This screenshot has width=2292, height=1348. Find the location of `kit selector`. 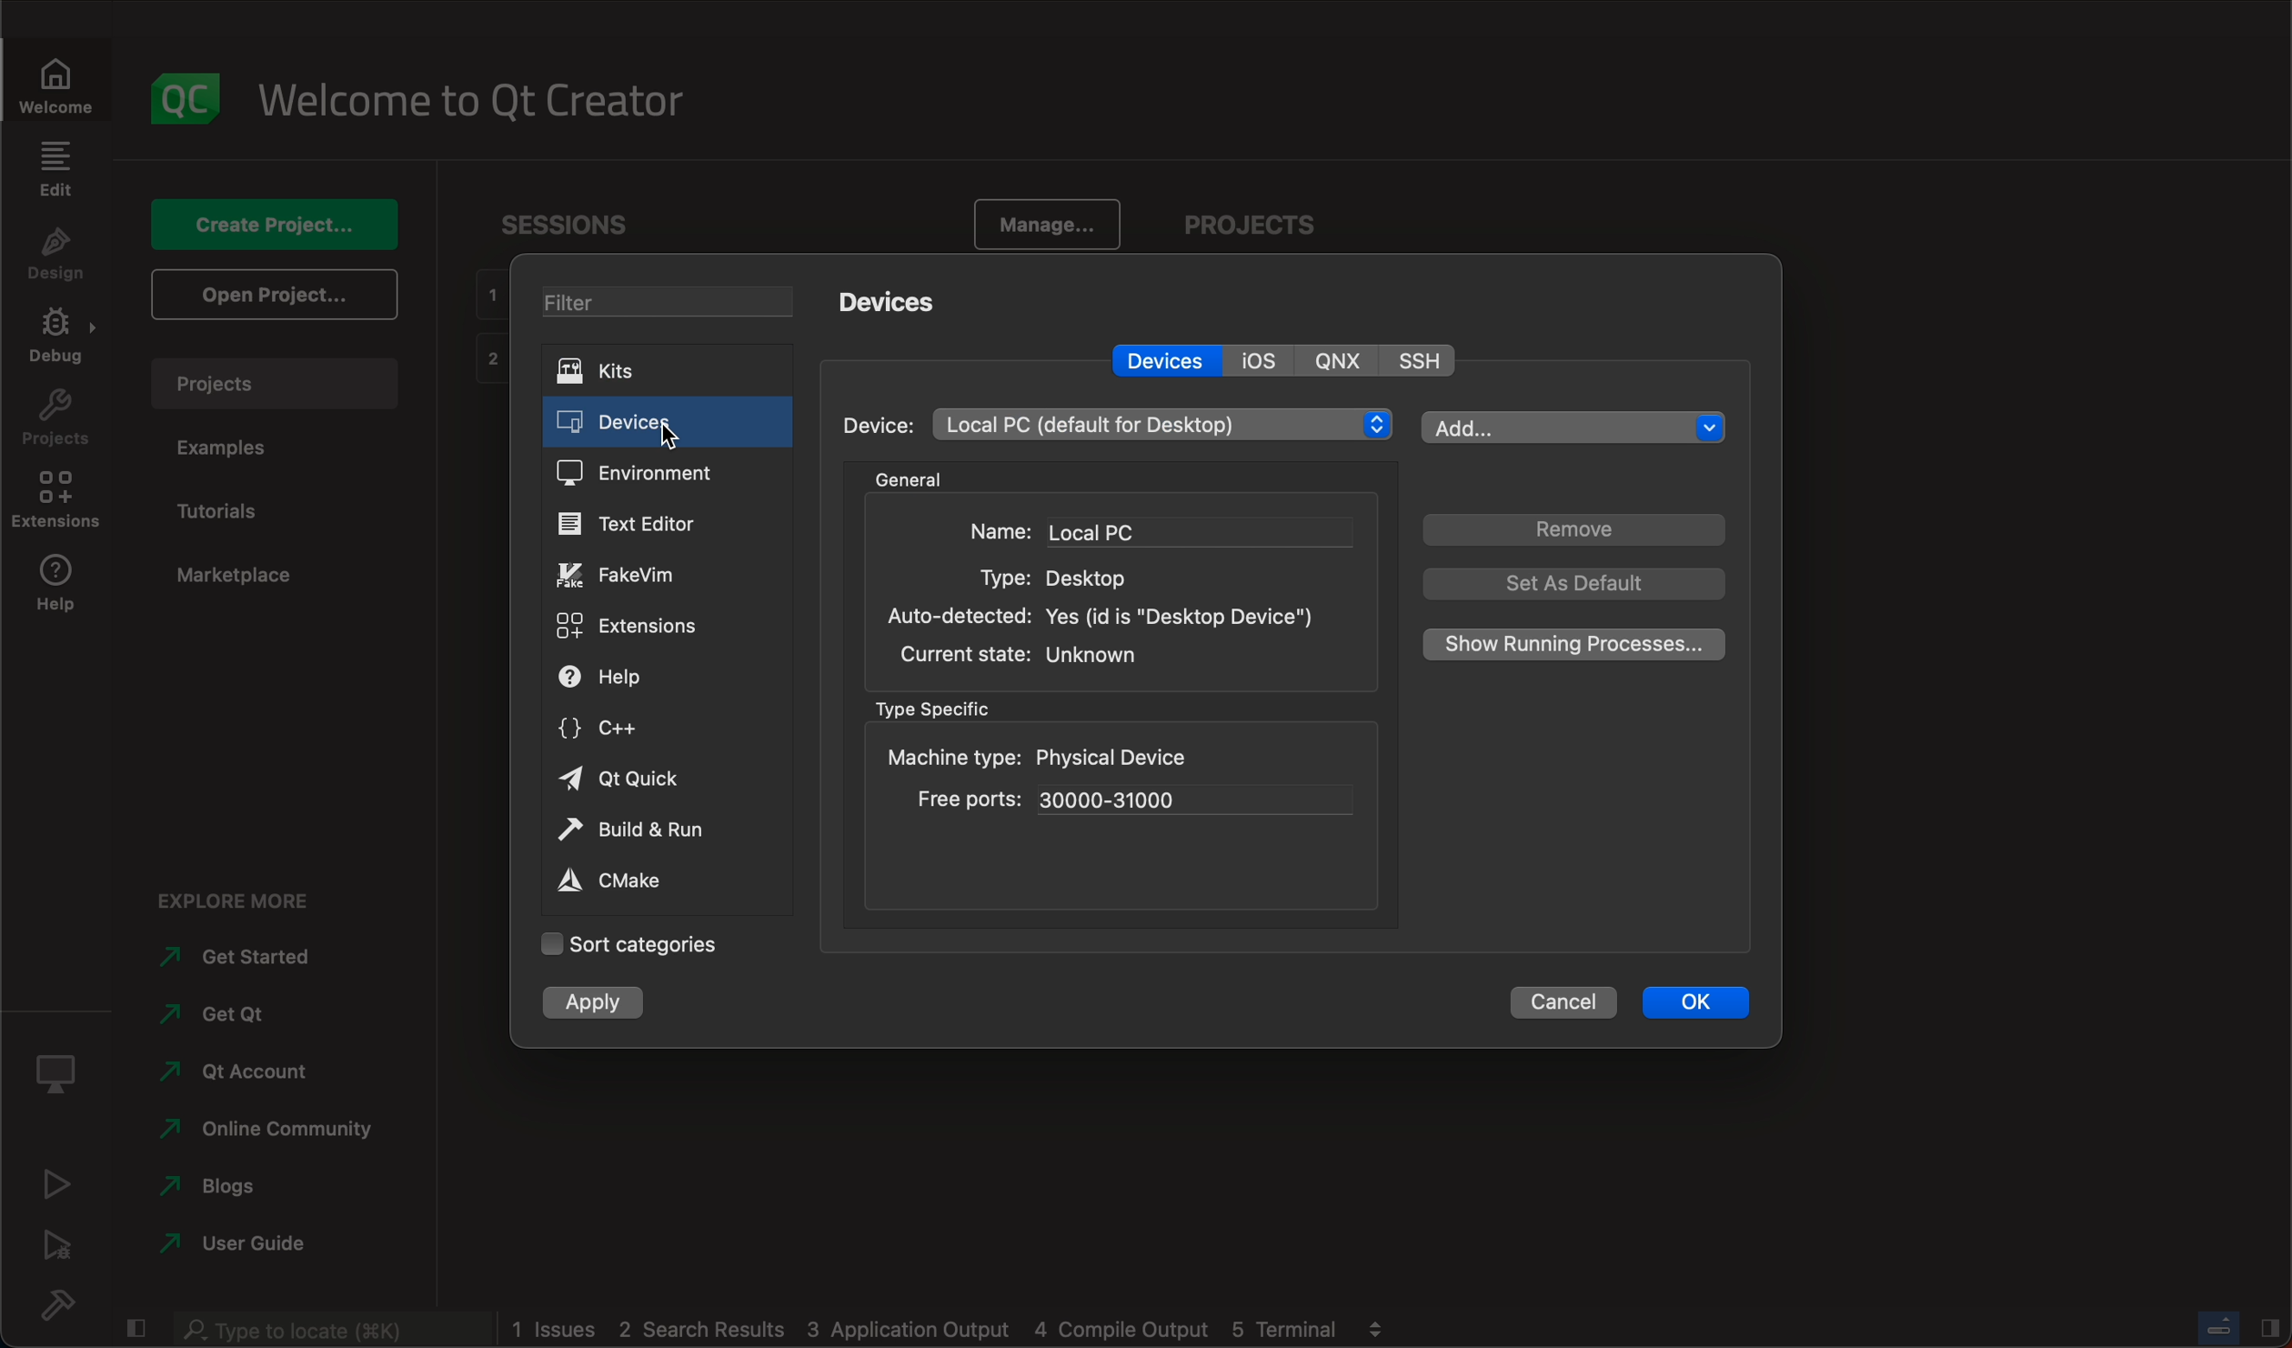

kit selector is located at coordinates (56, 1080).